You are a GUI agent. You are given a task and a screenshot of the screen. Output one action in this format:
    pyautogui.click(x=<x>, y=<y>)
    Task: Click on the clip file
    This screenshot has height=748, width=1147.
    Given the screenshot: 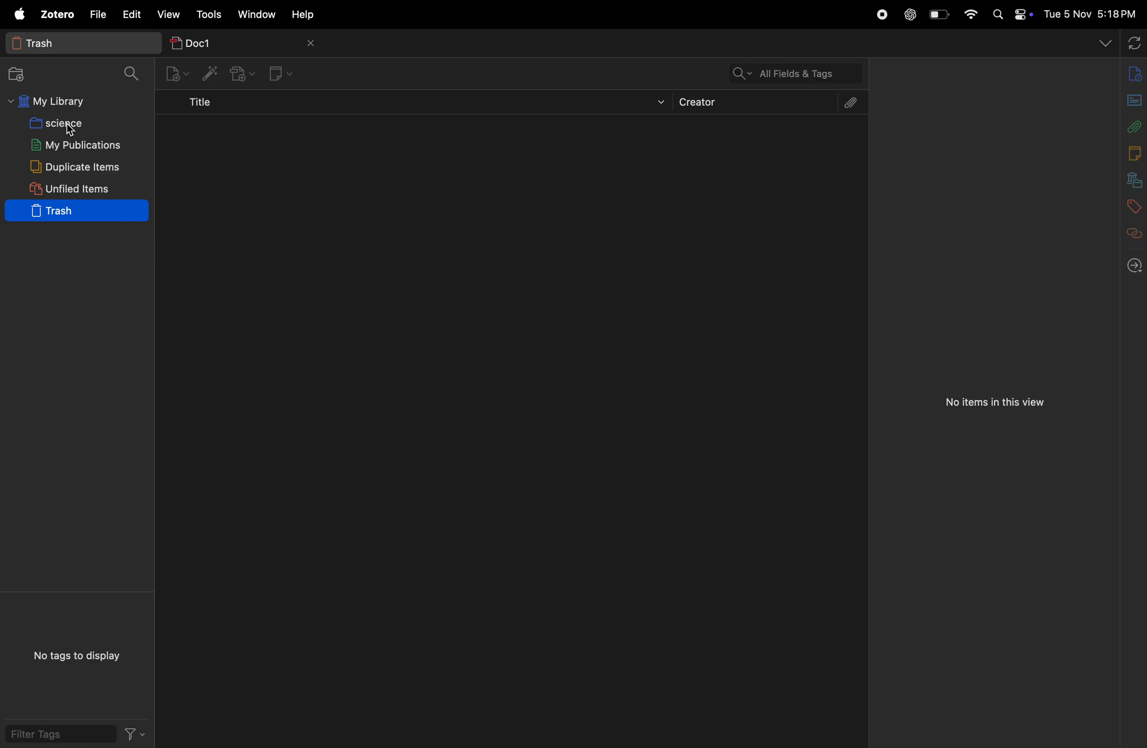 What is the action you would take?
    pyautogui.click(x=1132, y=127)
    